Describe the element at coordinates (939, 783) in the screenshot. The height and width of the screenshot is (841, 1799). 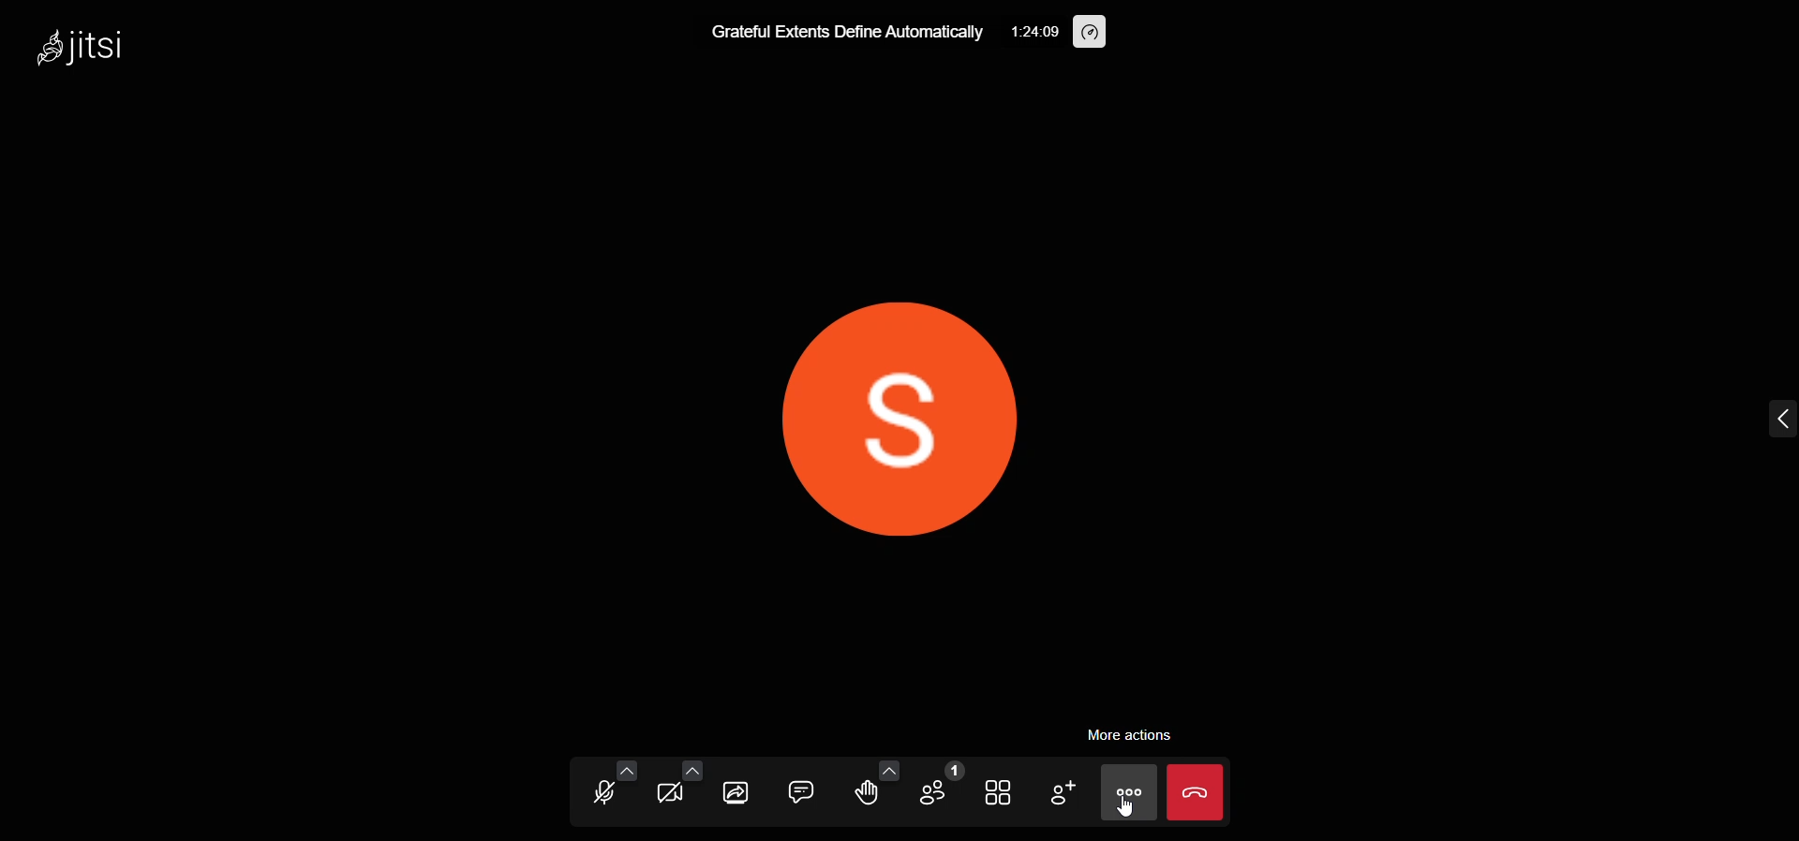
I see `participants` at that location.